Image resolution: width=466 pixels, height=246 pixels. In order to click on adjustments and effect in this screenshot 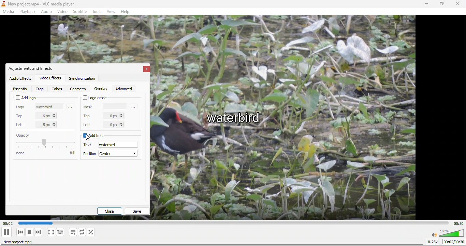, I will do `click(33, 68)`.